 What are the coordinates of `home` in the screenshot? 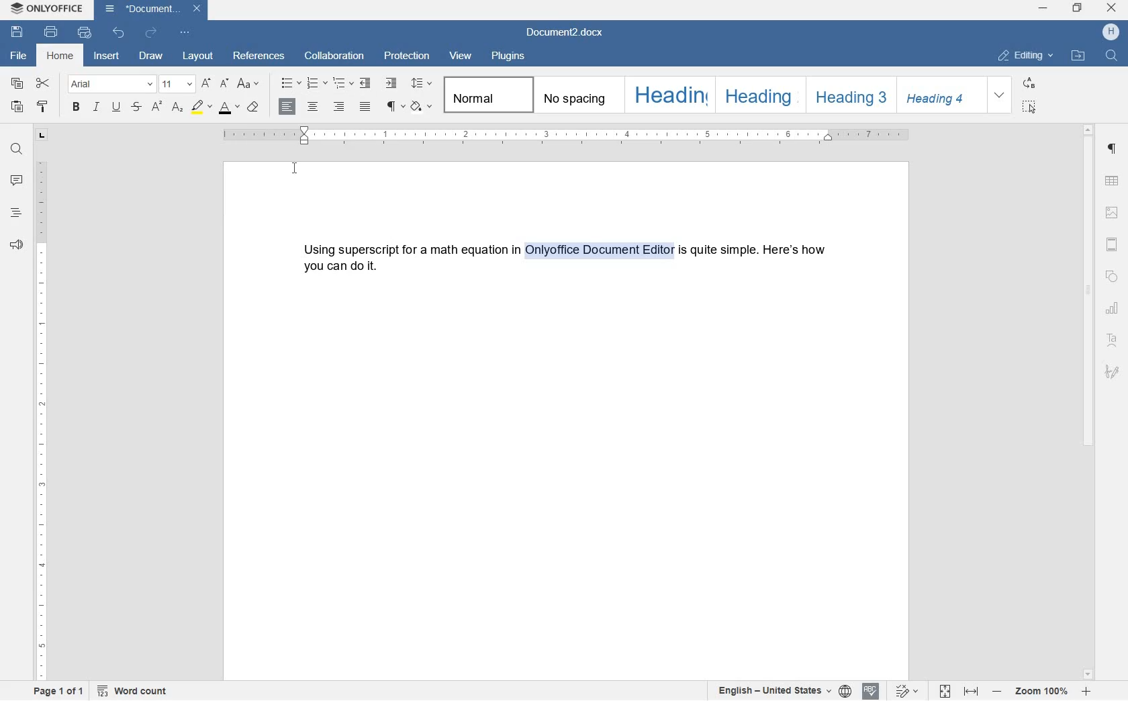 It's located at (61, 55).